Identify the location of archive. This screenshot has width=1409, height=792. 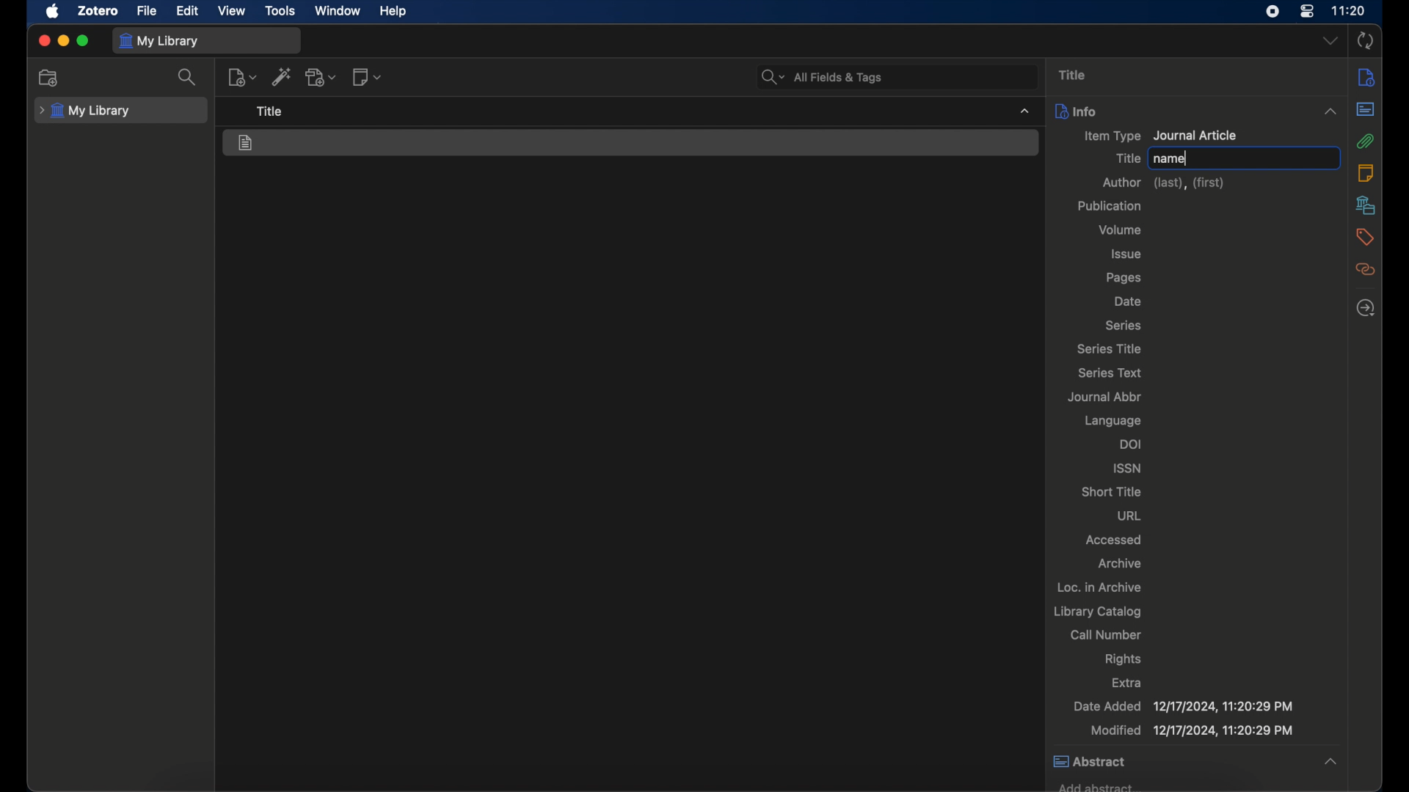
(1119, 563).